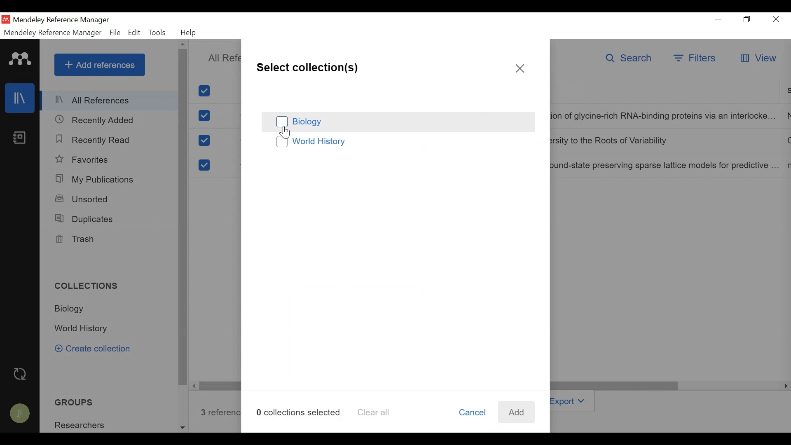 This screenshot has width=791, height=445. I want to click on File, so click(115, 33).